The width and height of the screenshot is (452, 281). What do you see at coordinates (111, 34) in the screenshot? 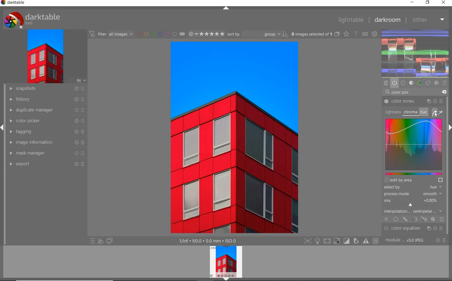
I see `filter all images` at bounding box center [111, 34].